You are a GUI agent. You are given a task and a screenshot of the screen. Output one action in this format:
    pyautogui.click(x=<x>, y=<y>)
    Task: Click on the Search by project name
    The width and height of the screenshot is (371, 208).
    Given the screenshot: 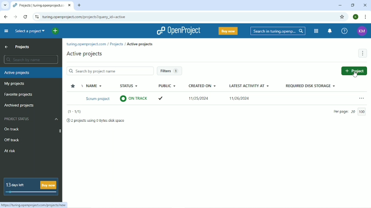 What is the action you would take?
    pyautogui.click(x=110, y=70)
    